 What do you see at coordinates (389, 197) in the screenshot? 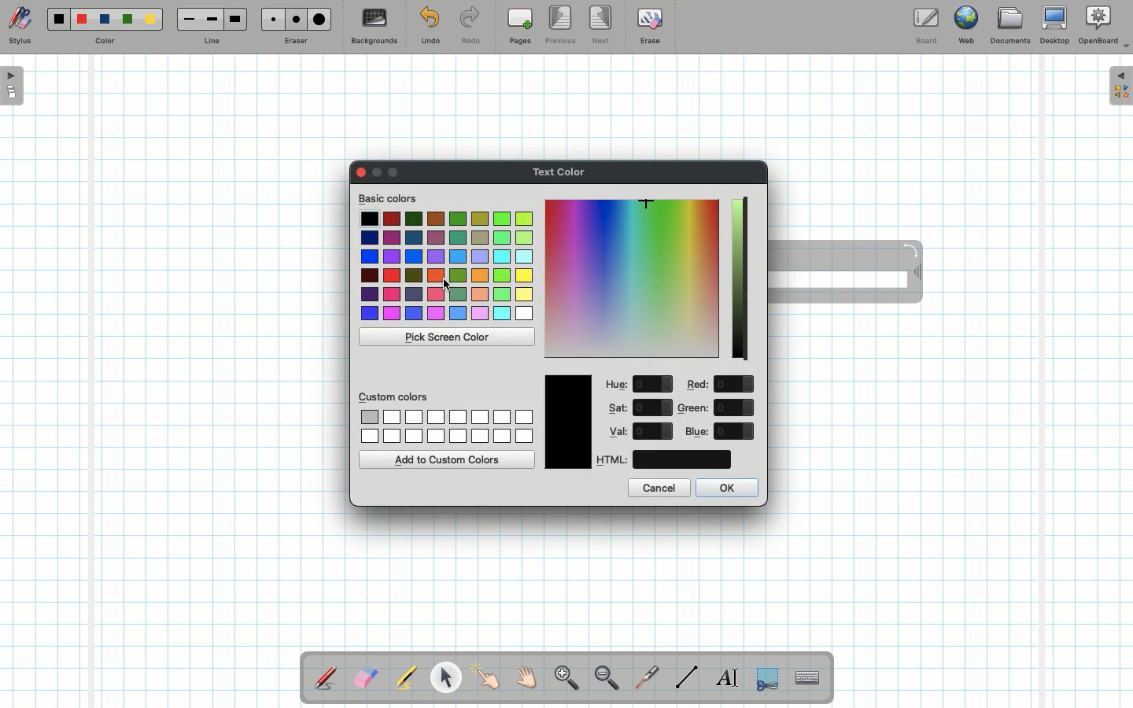
I see `Basic colors` at bounding box center [389, 197].